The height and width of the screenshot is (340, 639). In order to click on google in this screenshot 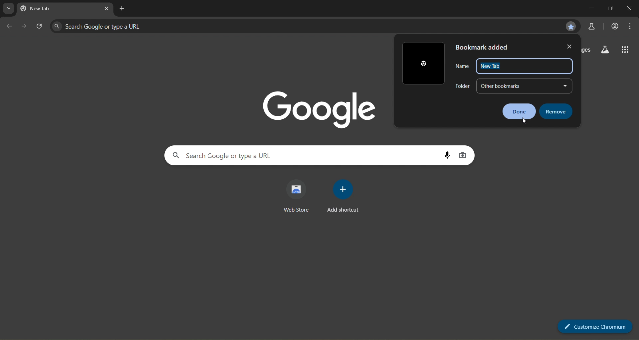, I will do `click(321, 107)`.